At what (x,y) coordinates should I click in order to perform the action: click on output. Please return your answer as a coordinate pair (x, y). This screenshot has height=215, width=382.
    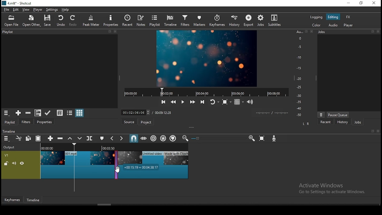
    Looking at the image, I should click on (10, 148).